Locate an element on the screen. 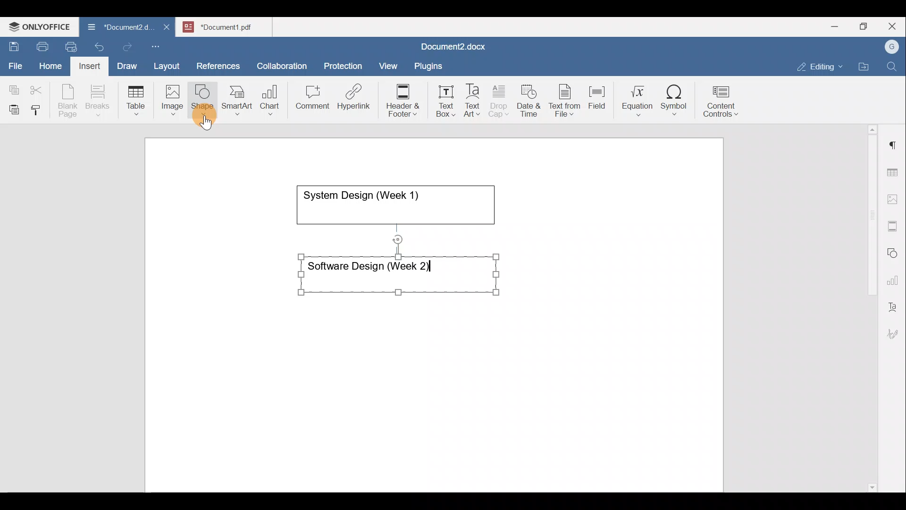 Image resolution: width=906 pixels, height=510 pixels. File is located at coordinates (16, 63).